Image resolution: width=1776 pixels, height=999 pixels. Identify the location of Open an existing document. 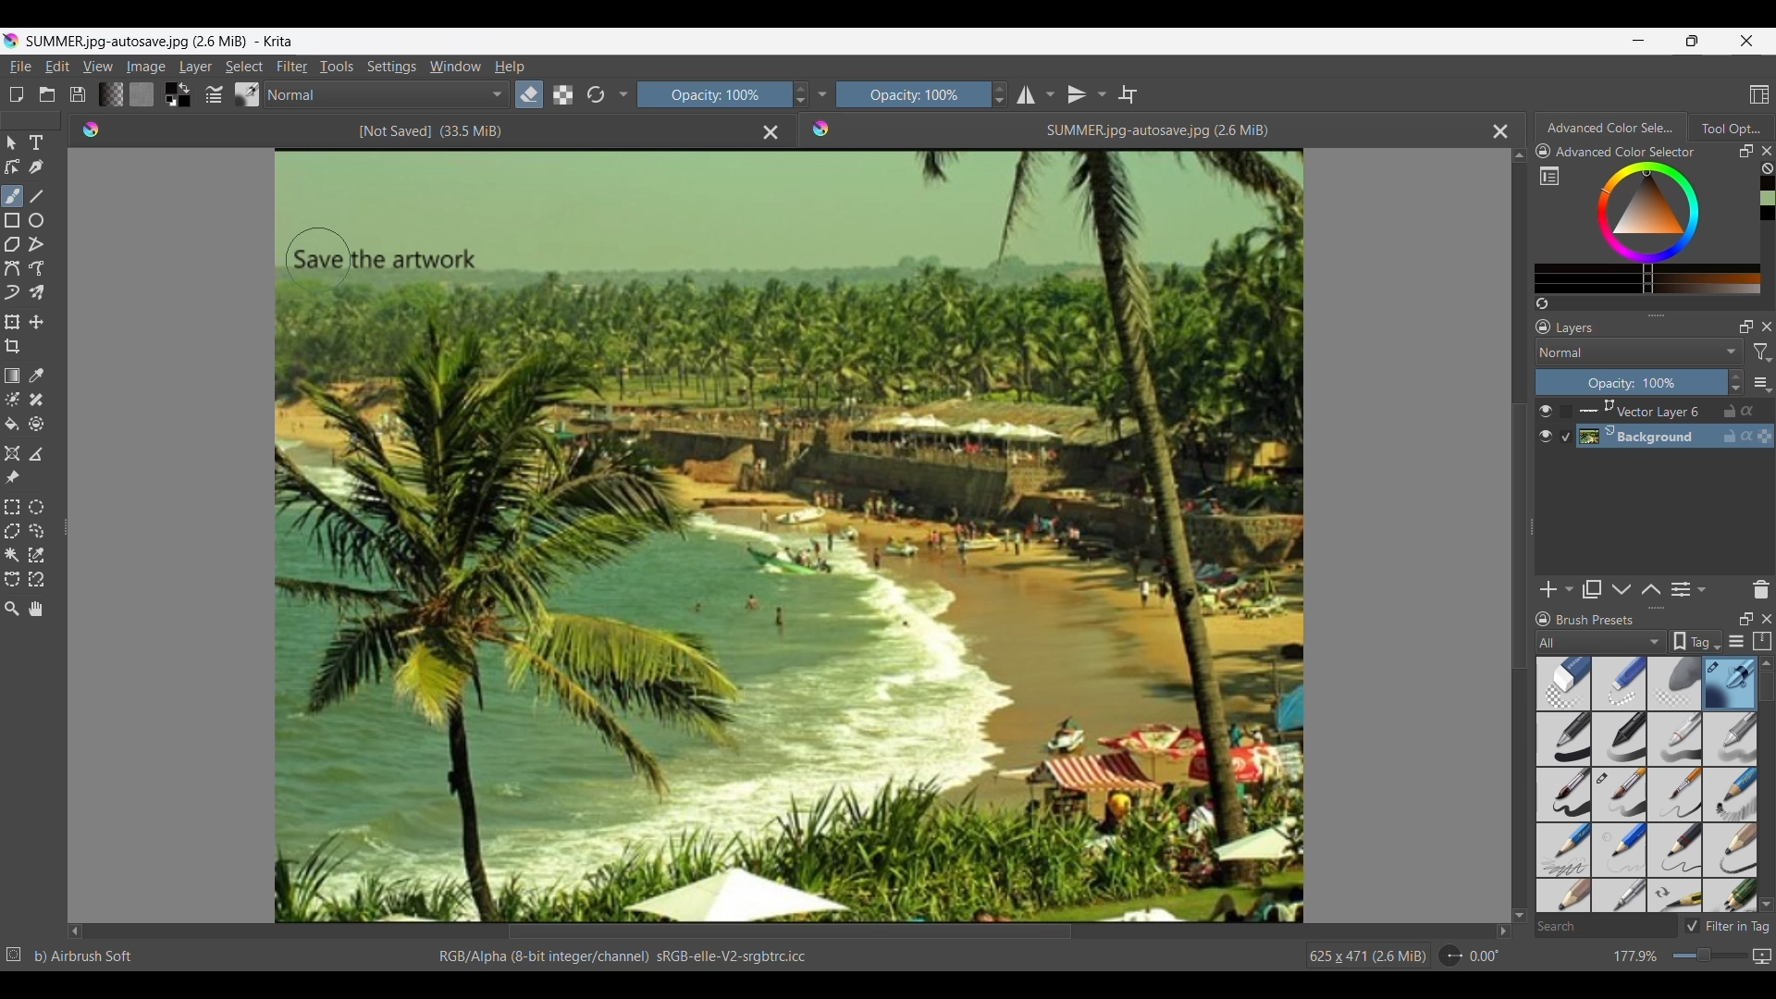
(48, 94).